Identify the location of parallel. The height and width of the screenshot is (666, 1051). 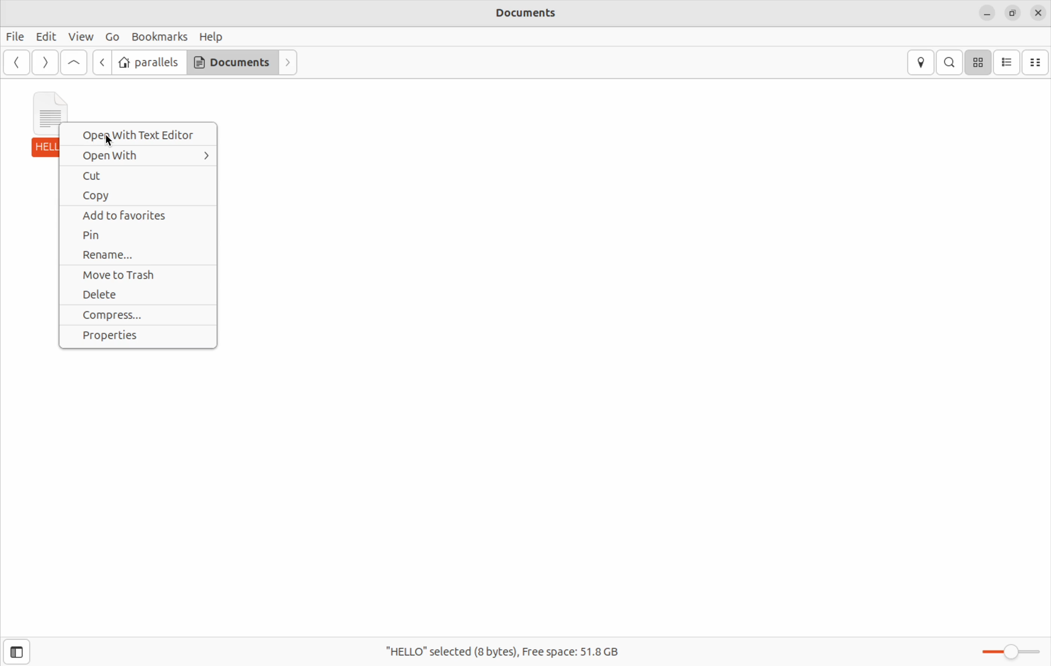
(148, 63).